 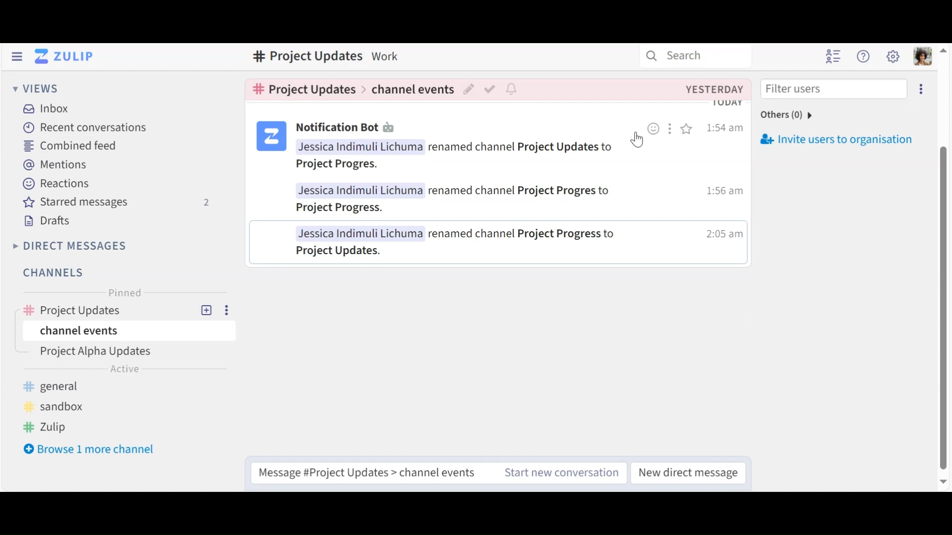 What do you see at coordinates (38, 90) in the screenshot?
I see `Views` at bounding box center [38, 90].